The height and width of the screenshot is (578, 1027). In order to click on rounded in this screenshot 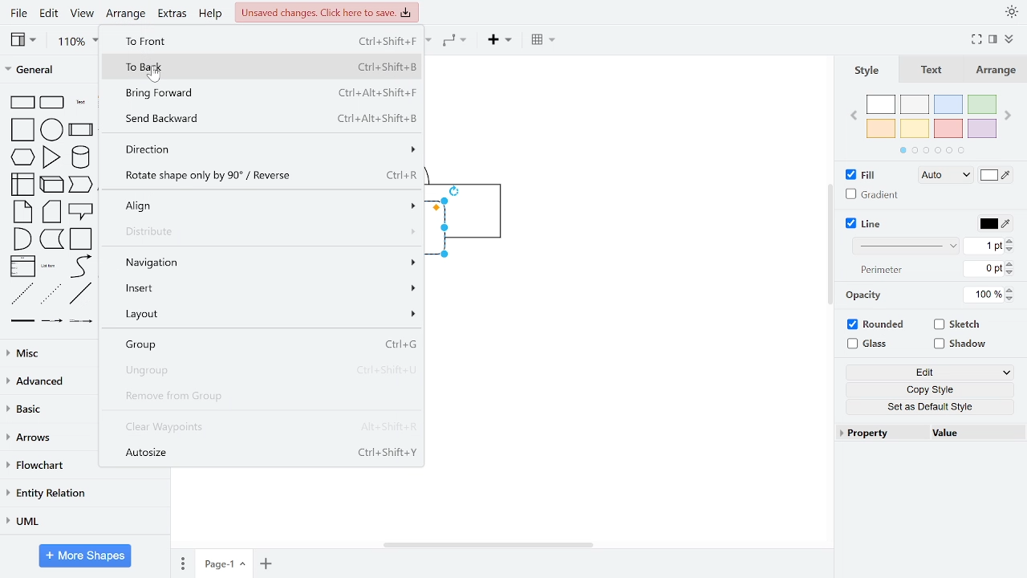, I will do `click(875, 324)`.